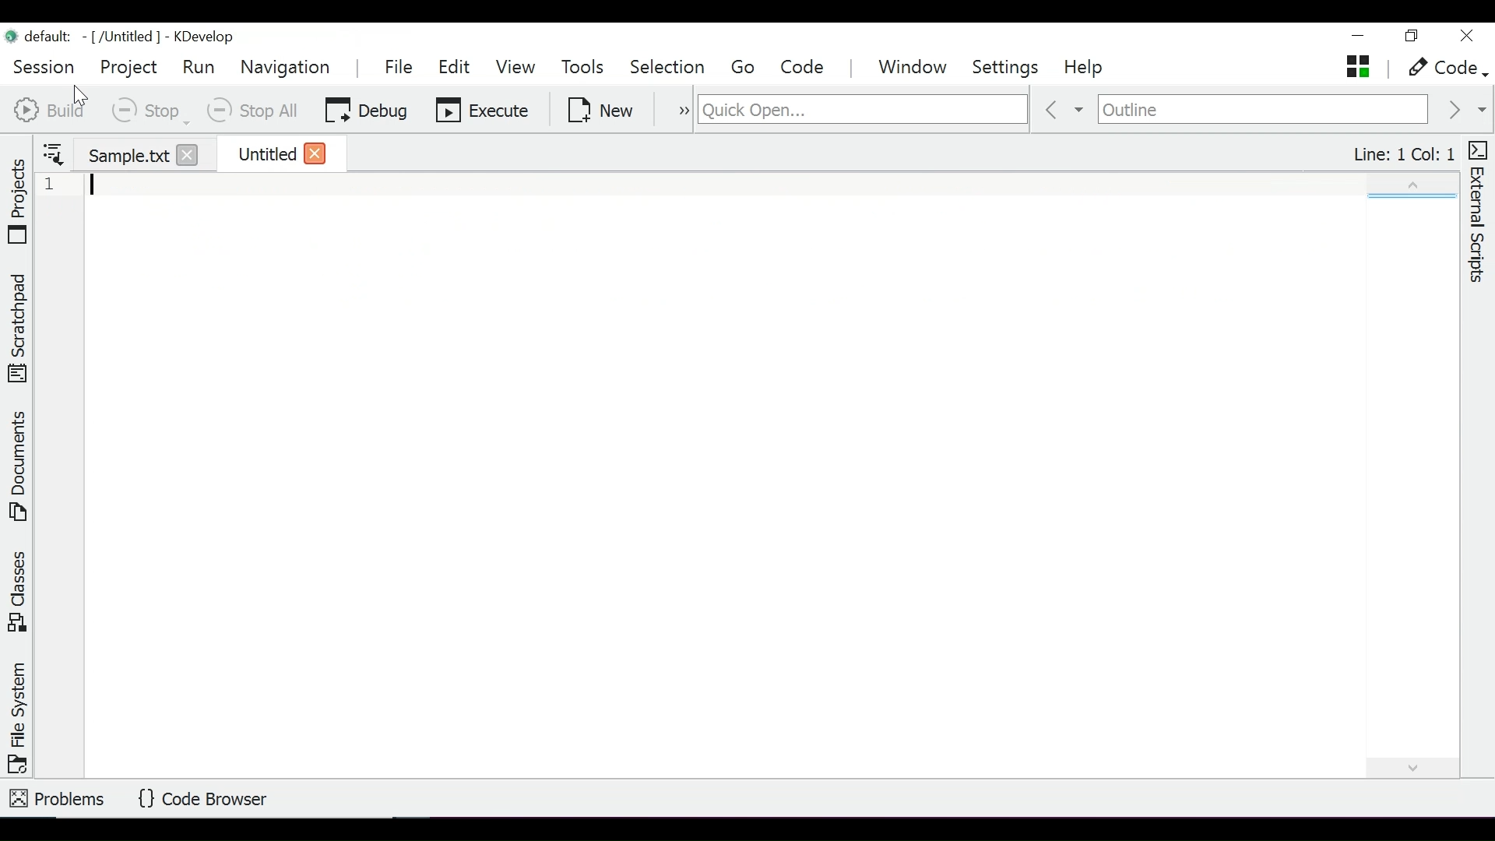  I want to click on Code, so click(1440, 65).